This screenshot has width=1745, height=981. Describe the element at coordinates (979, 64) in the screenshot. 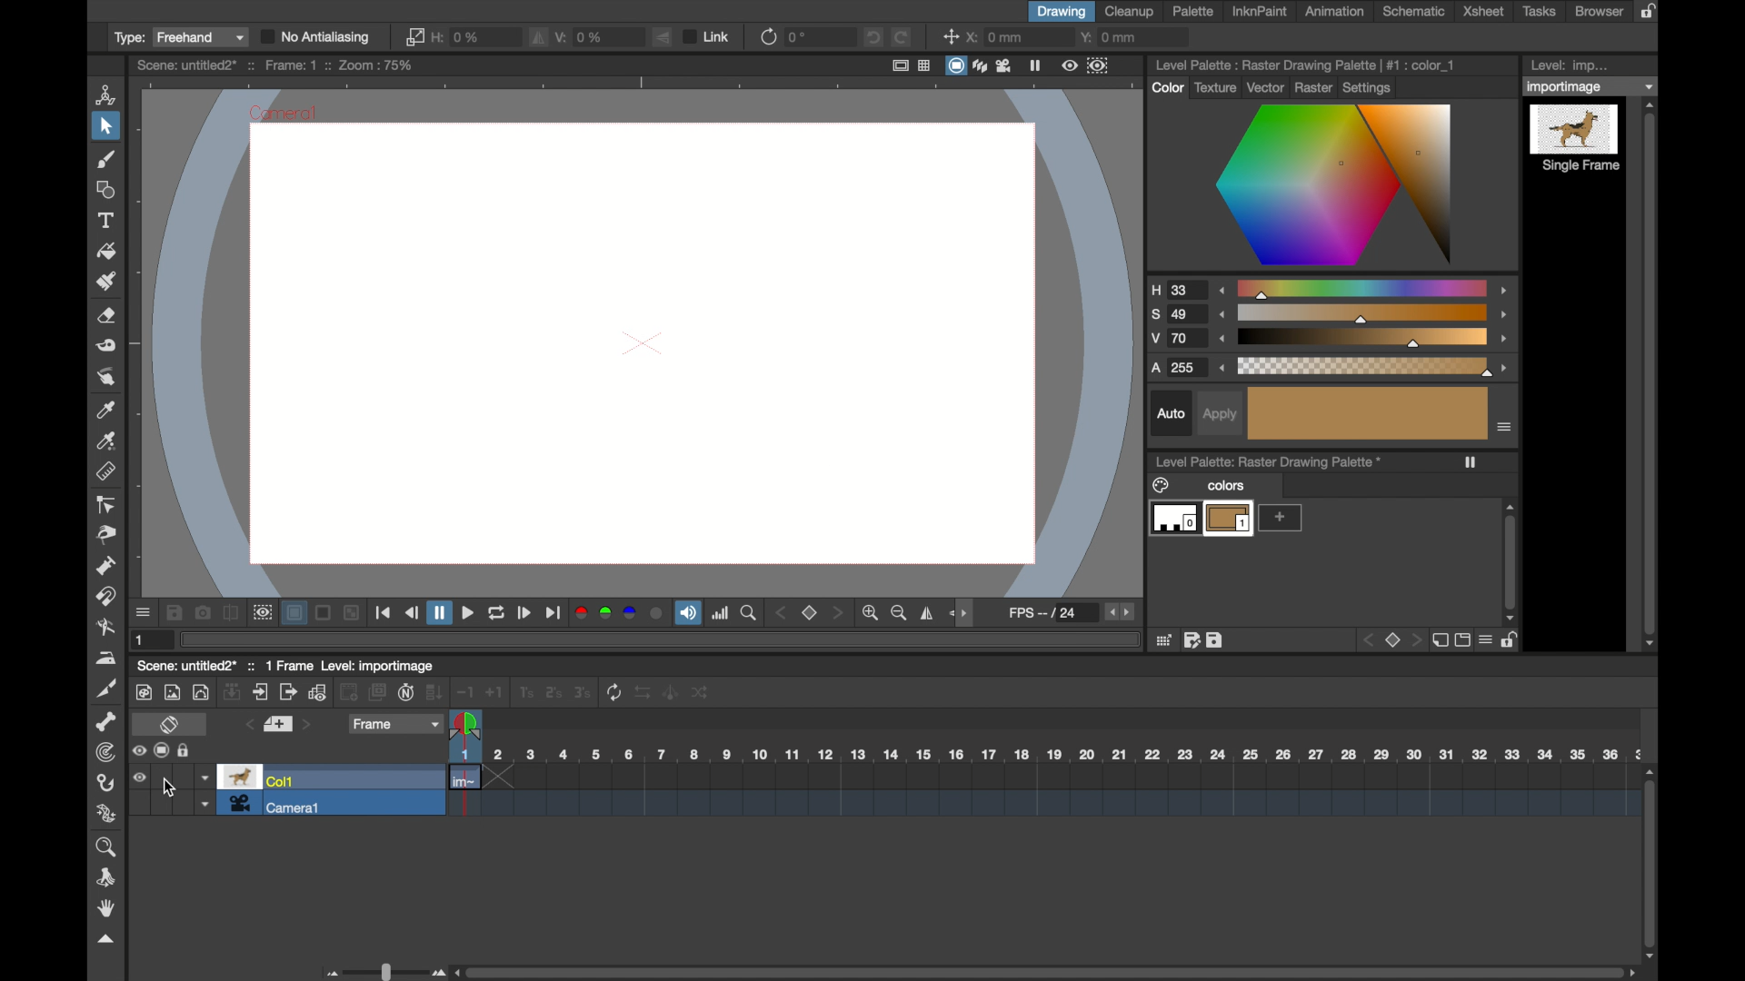

I see `layers` at that location.